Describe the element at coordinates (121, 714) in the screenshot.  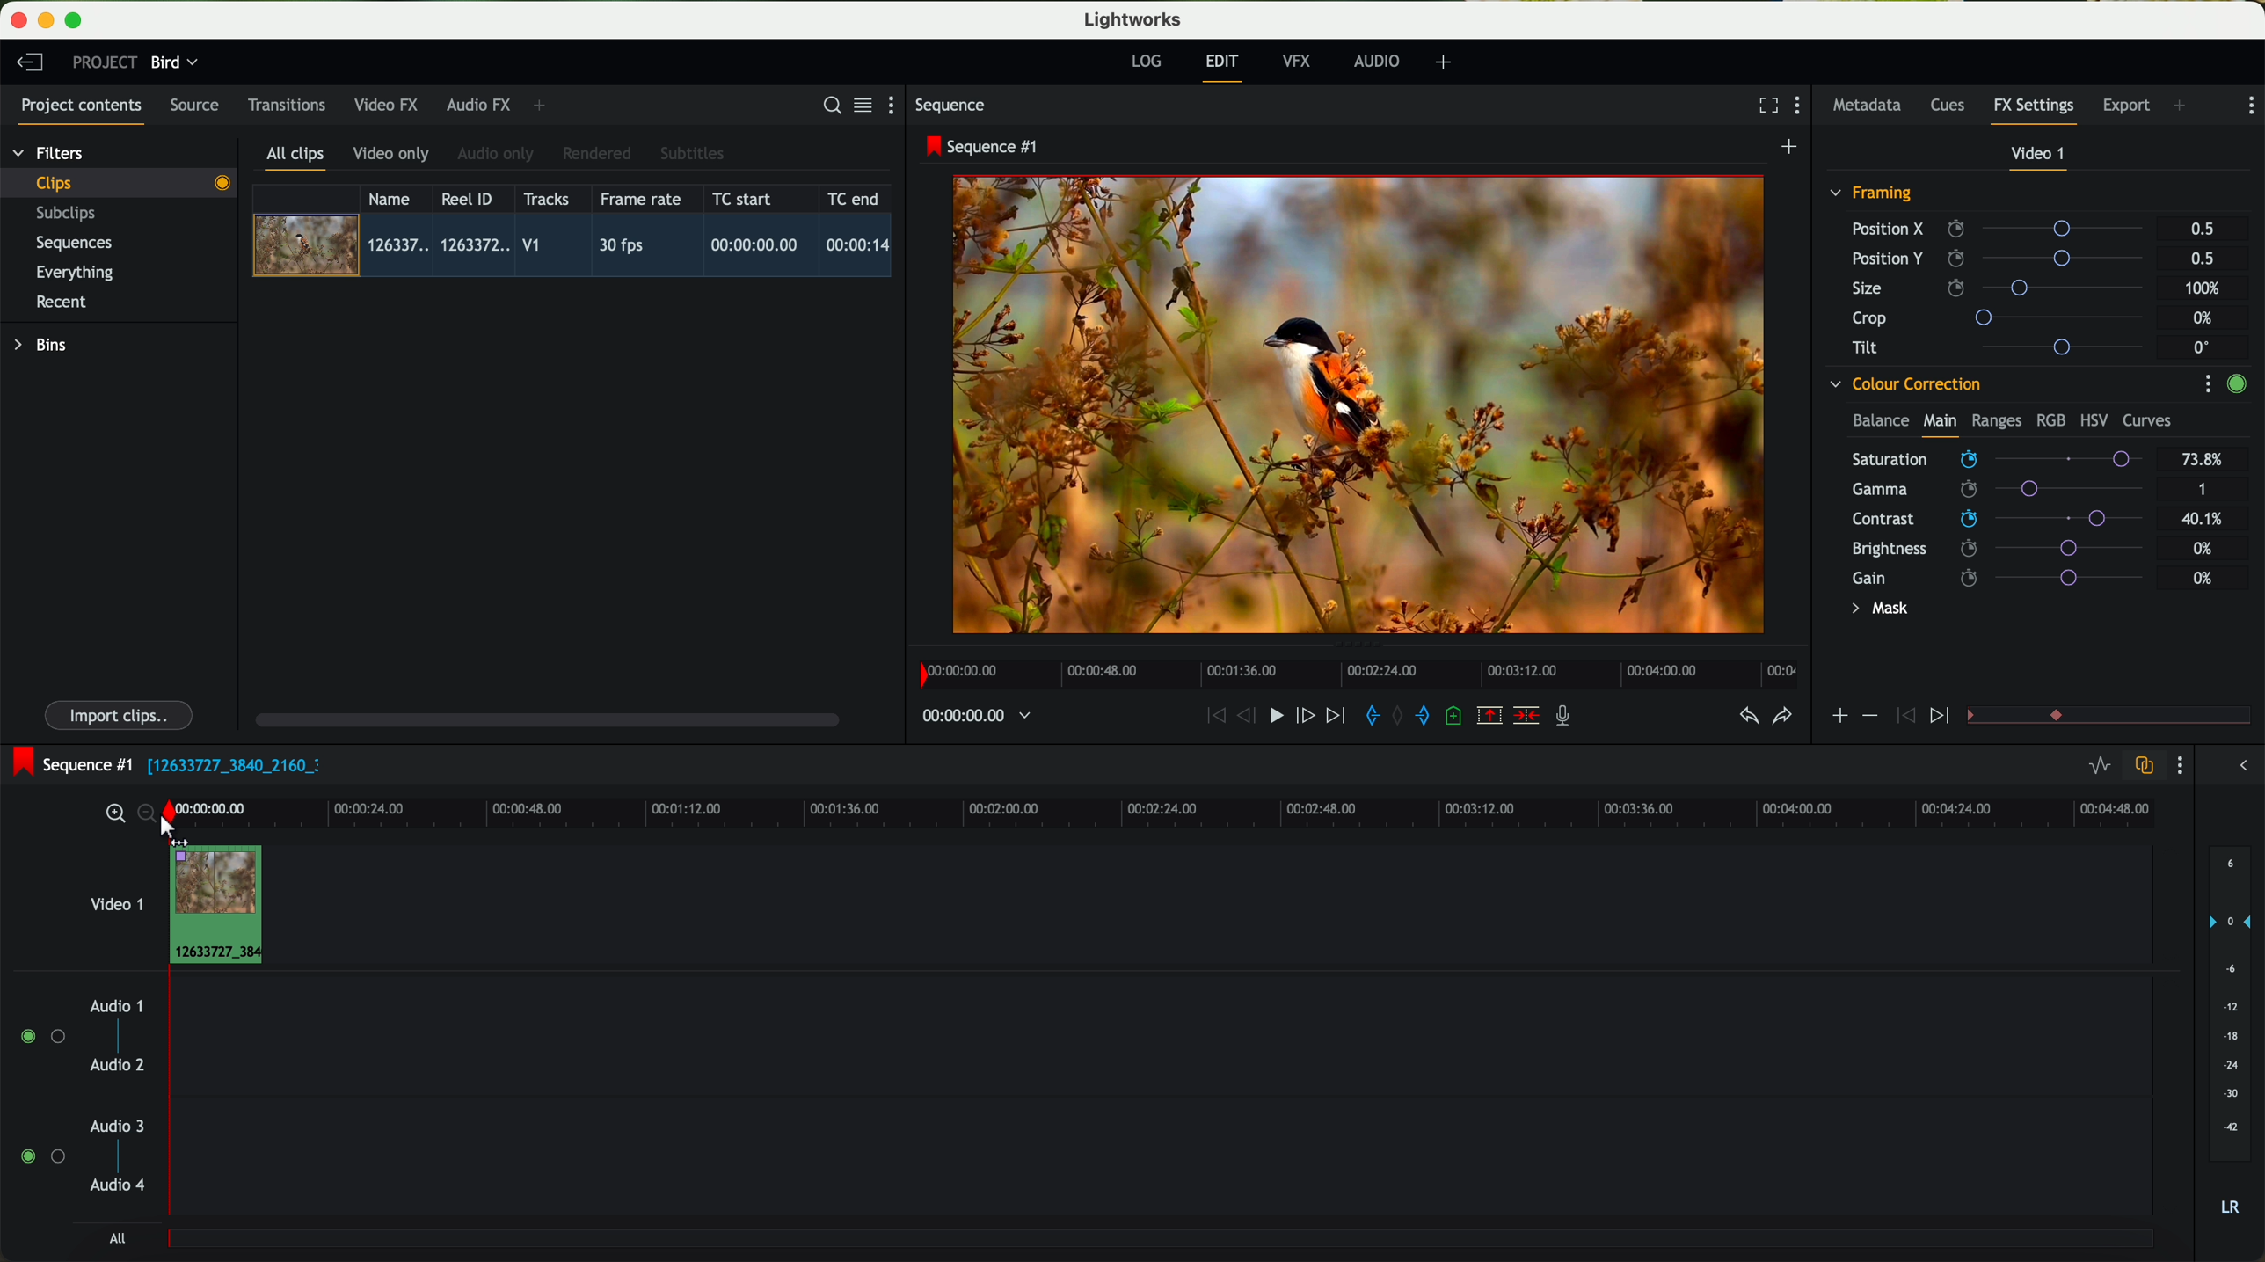
I see `import clips` at that location.